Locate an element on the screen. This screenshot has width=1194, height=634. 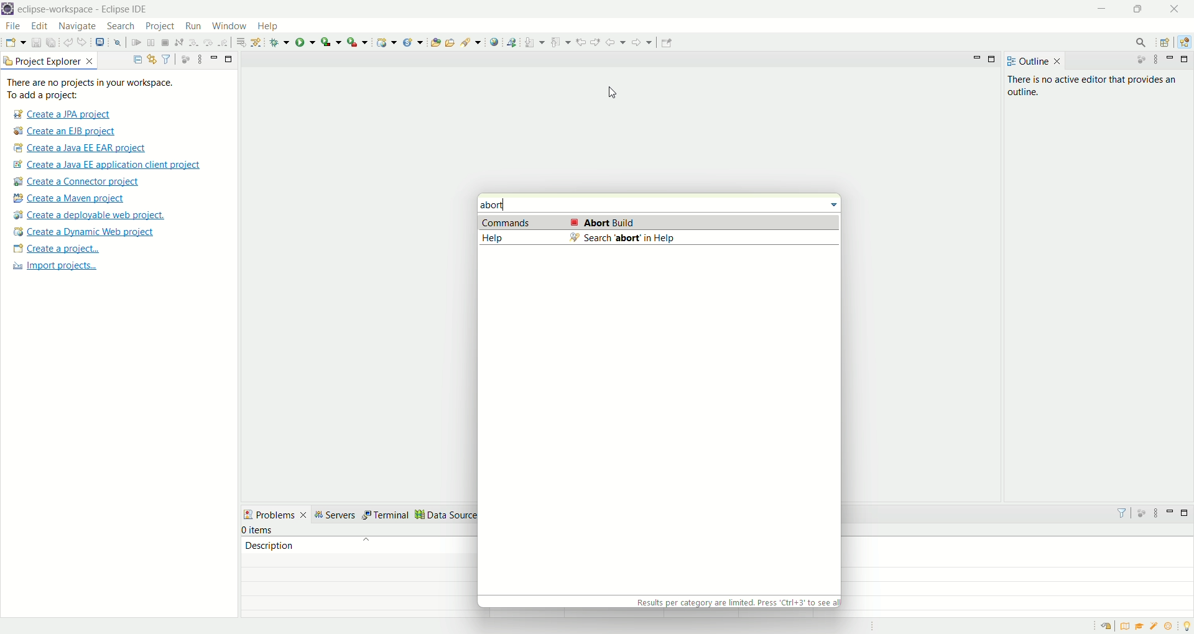
Pin editor is located at coordinates (669, 44).